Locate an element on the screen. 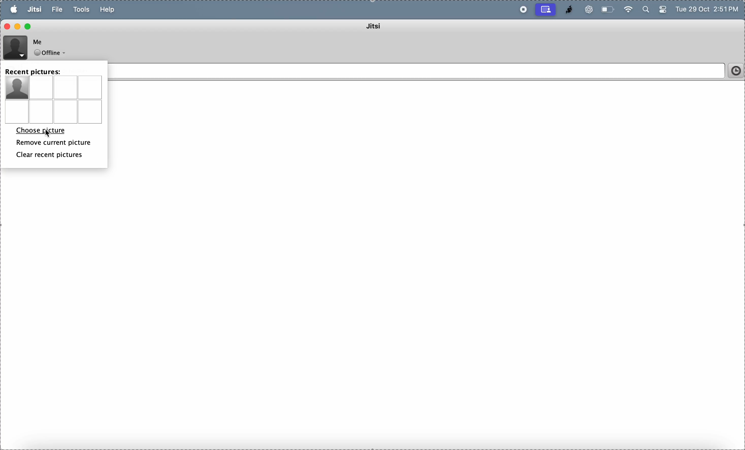  remove current picture is located at coordinates (54, 142).